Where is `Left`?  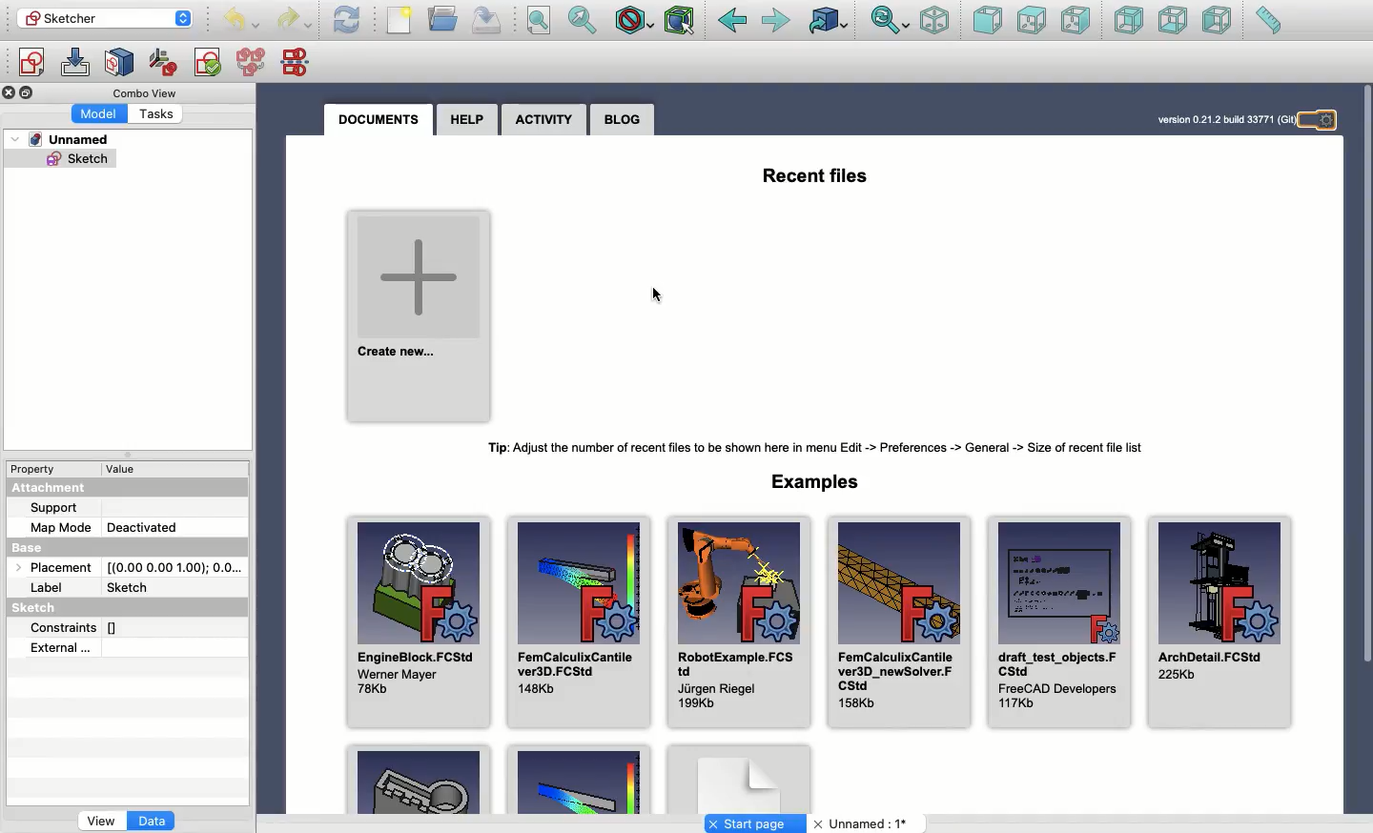 Left is located at coordinates (1219, 23).